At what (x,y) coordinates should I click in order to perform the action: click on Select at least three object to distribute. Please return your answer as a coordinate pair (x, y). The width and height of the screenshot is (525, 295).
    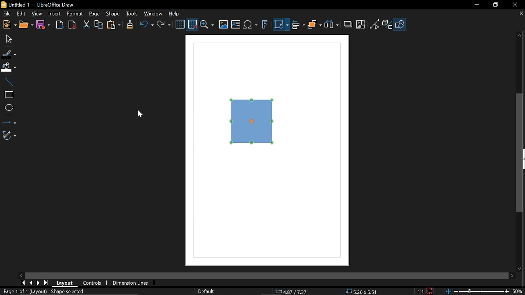
    Looking at the image, I should click on (332, 25).